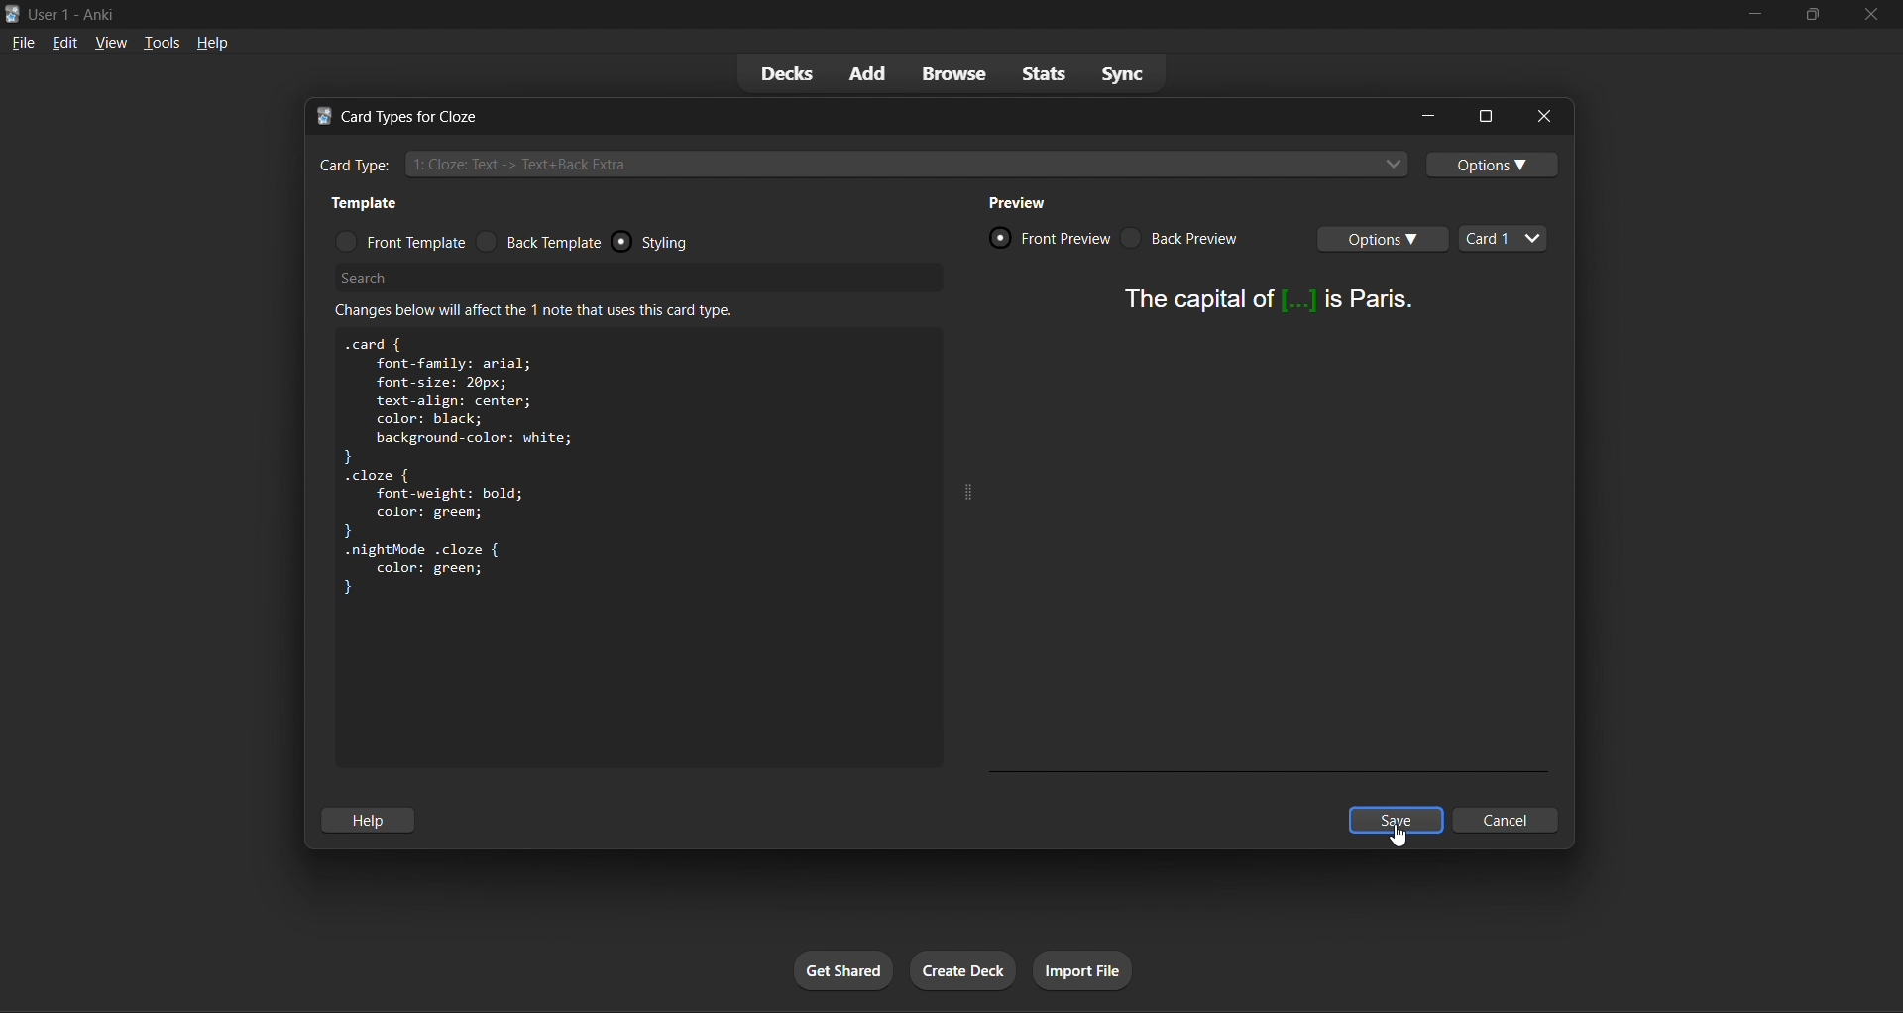  Describe the element at coordinates (1137, 71) in the screenshot. I see `sync` at that location.